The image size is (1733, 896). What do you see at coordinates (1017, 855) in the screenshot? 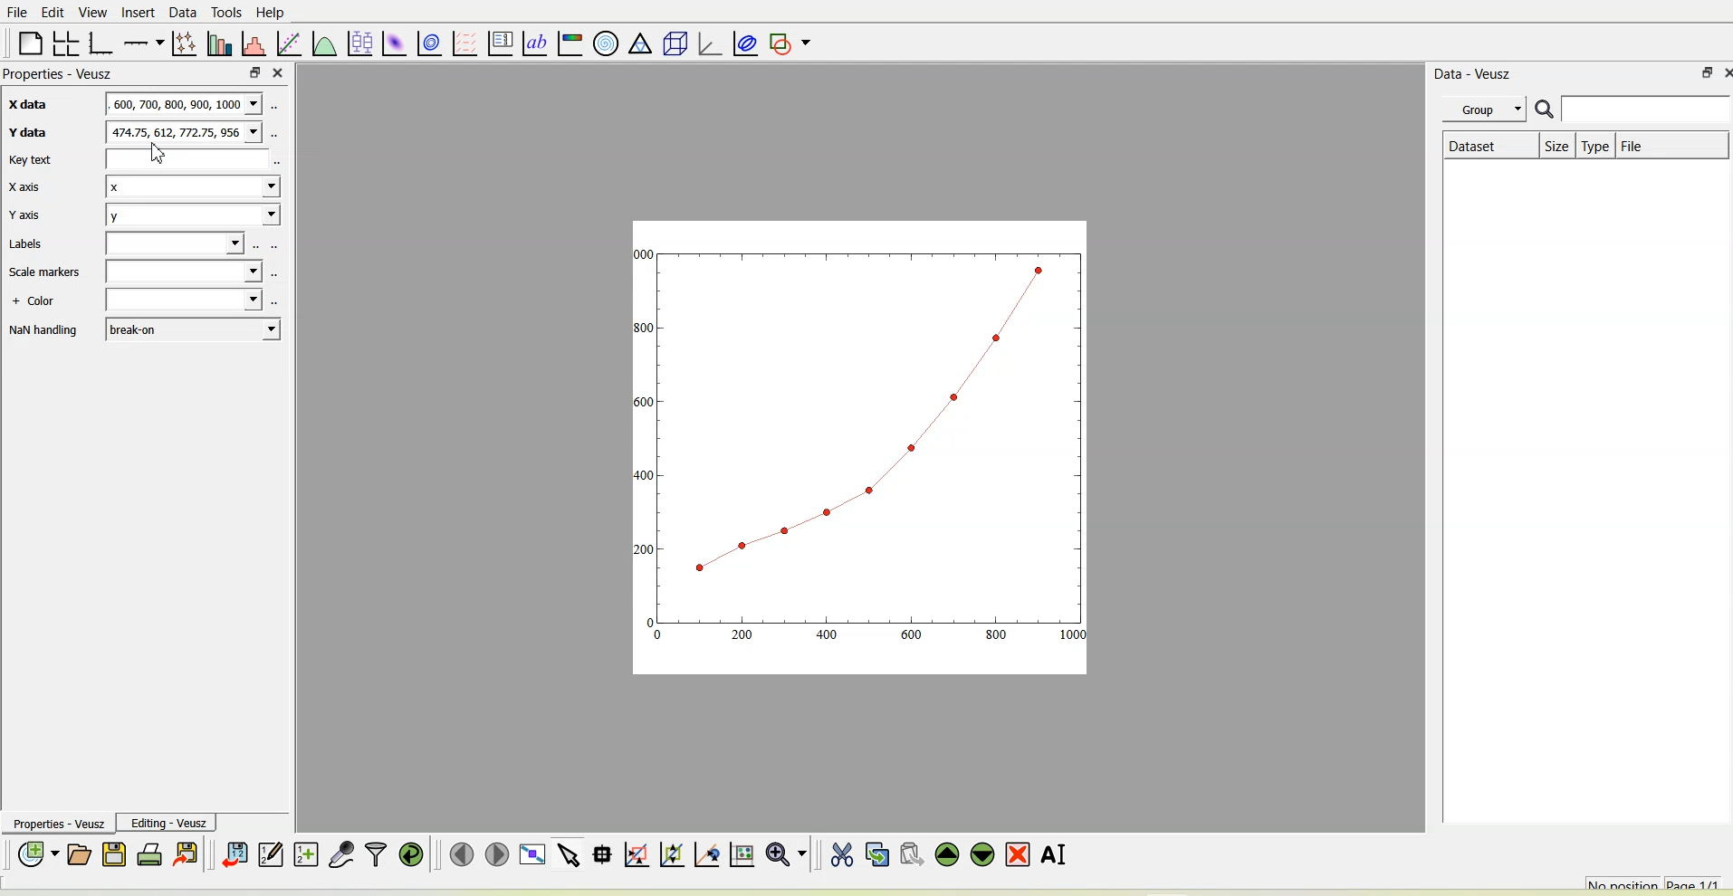
I see `Remove the selected widget` at bounding box center [1017, 855].